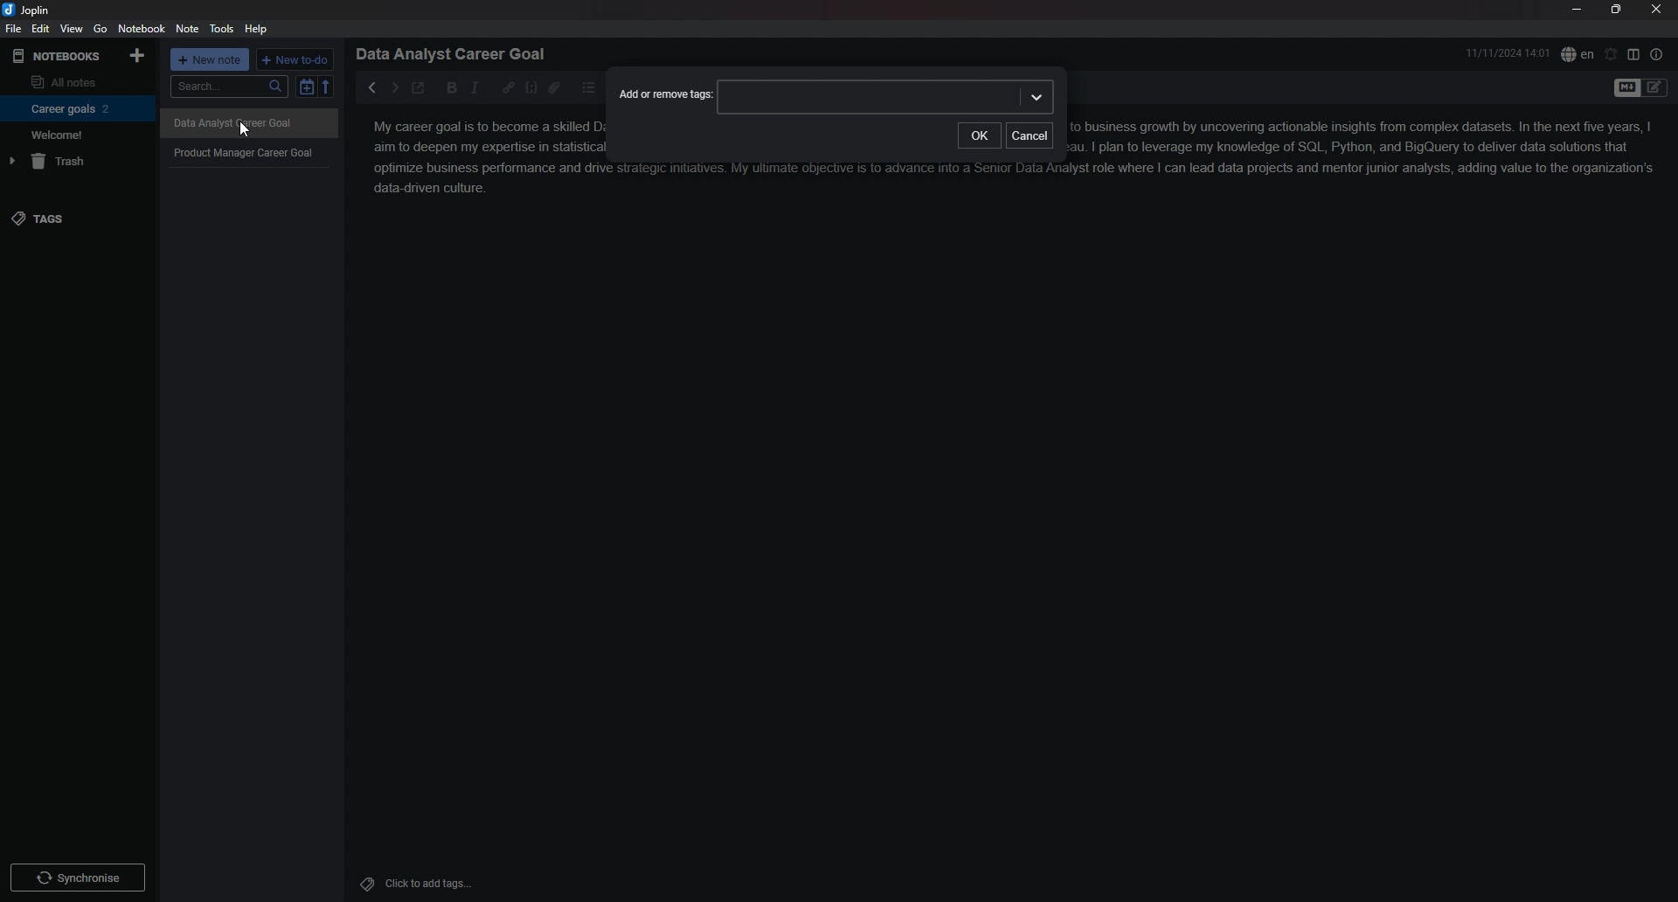 This screenshot has width=1678, height=902. What do you see at coordinates (1657, 54) in the screenshot?
I see `note properties` at bounding box center [1657, 54].